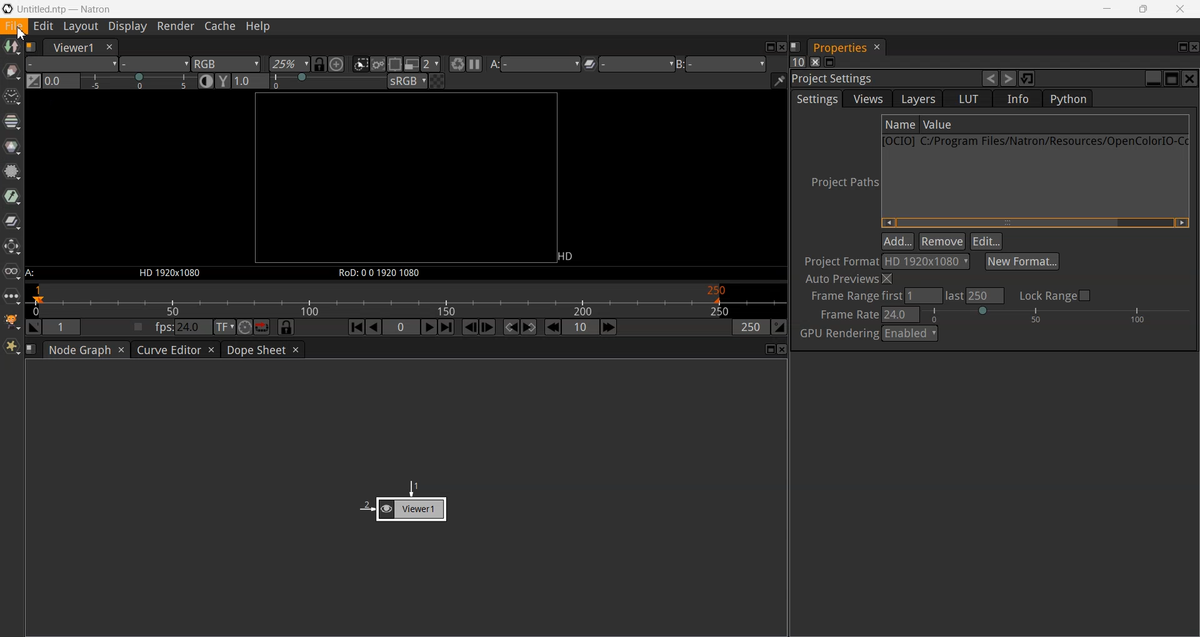 This screenshot has height=637, width=1200. Describe the element at coordinates (79, 350) in the screenshot. I see `Node Graph` at that location.